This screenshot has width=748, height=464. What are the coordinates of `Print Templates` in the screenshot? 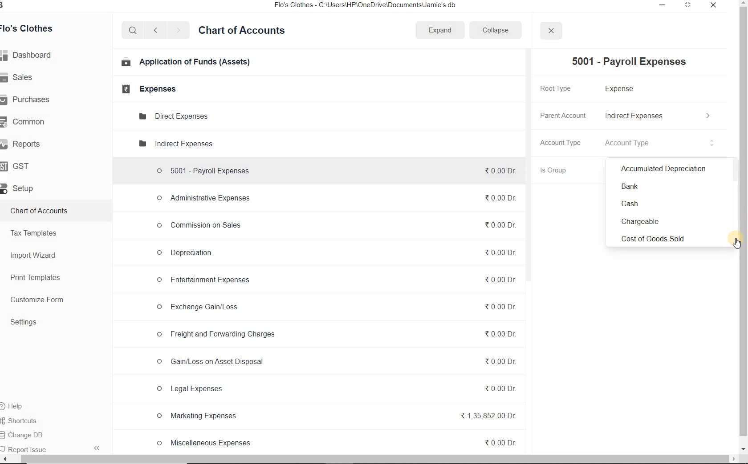 It's located at (37, 278).